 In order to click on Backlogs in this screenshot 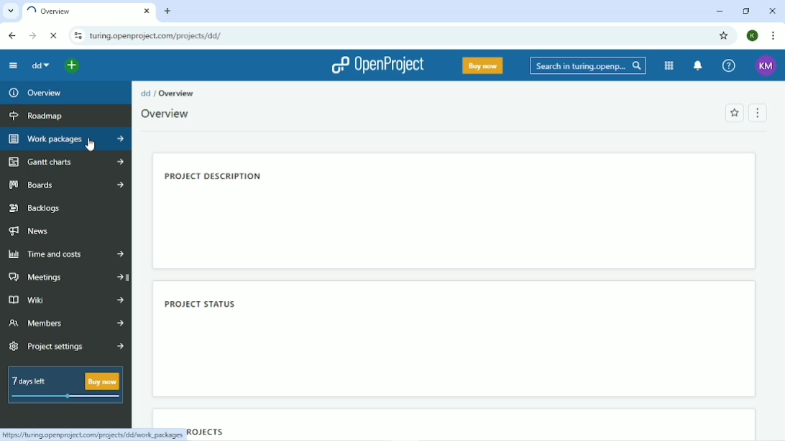, I will do `click(41, 208)`.